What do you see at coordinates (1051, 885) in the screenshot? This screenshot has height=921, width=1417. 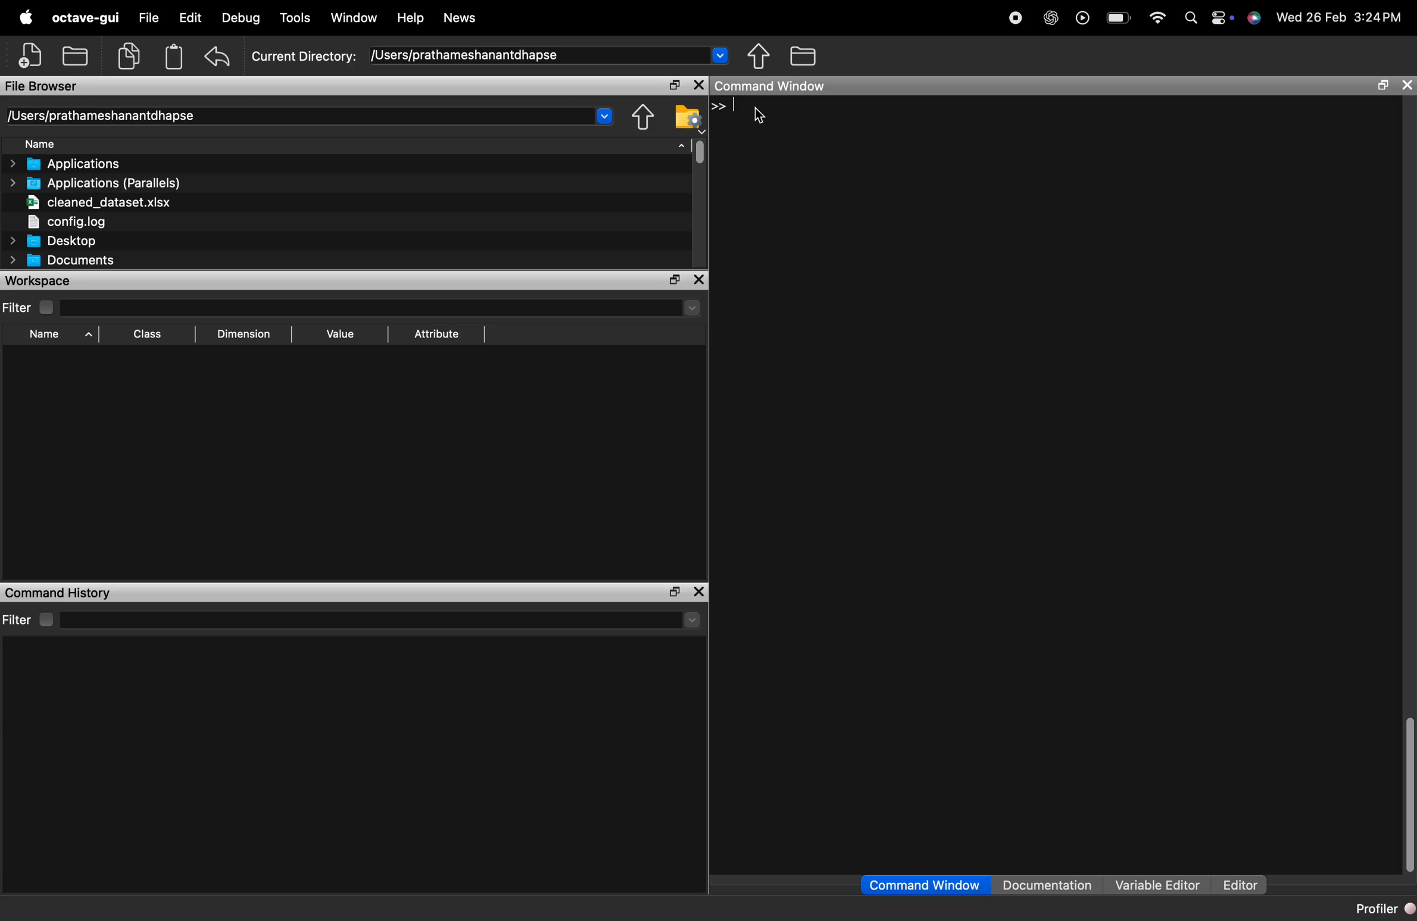 I see `Documentation` at bounding box center [1051, 885].